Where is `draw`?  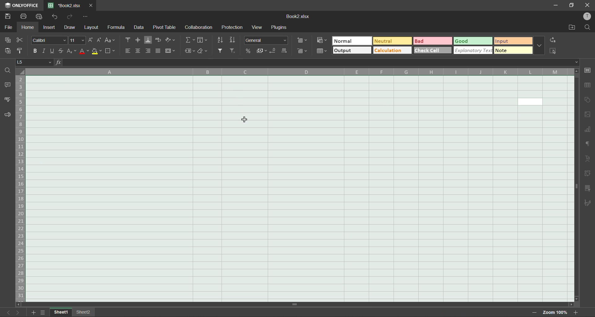 draw is located at coordinates (69, 27).